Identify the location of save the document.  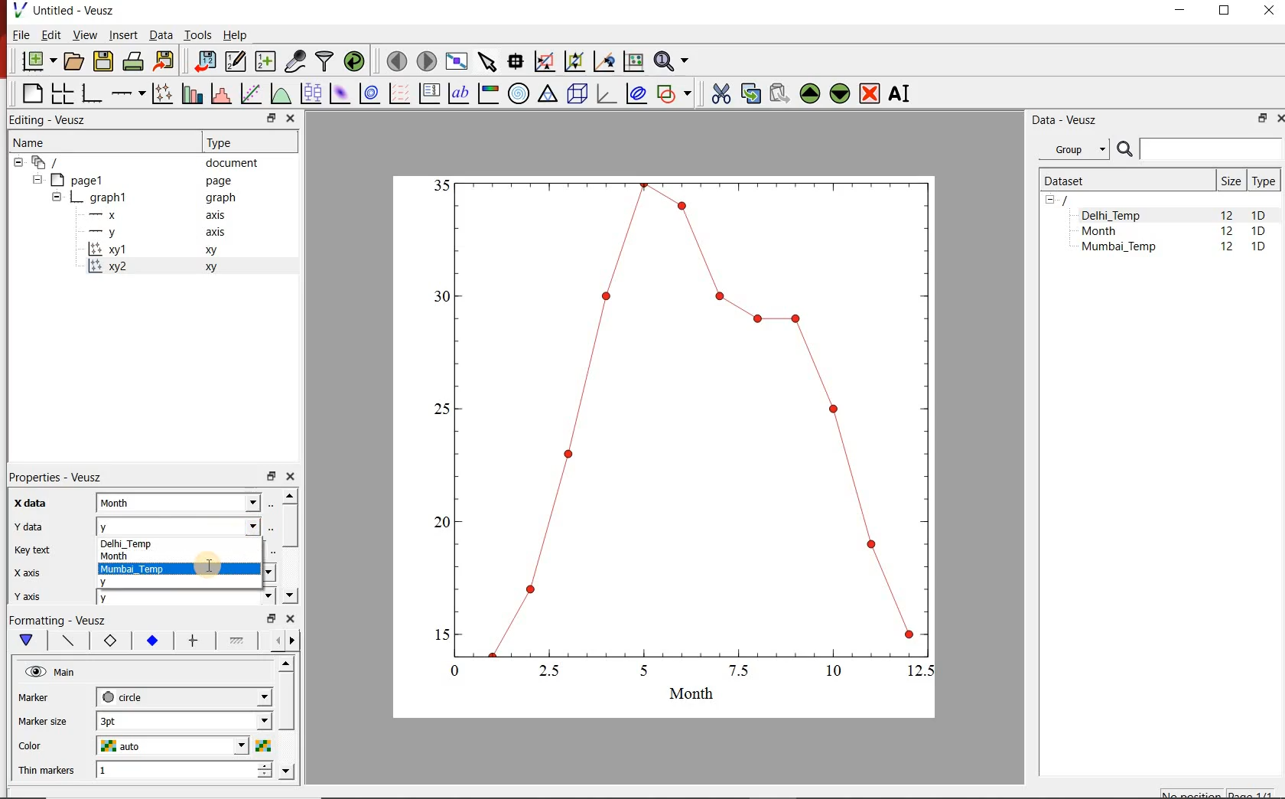
(102, 62).